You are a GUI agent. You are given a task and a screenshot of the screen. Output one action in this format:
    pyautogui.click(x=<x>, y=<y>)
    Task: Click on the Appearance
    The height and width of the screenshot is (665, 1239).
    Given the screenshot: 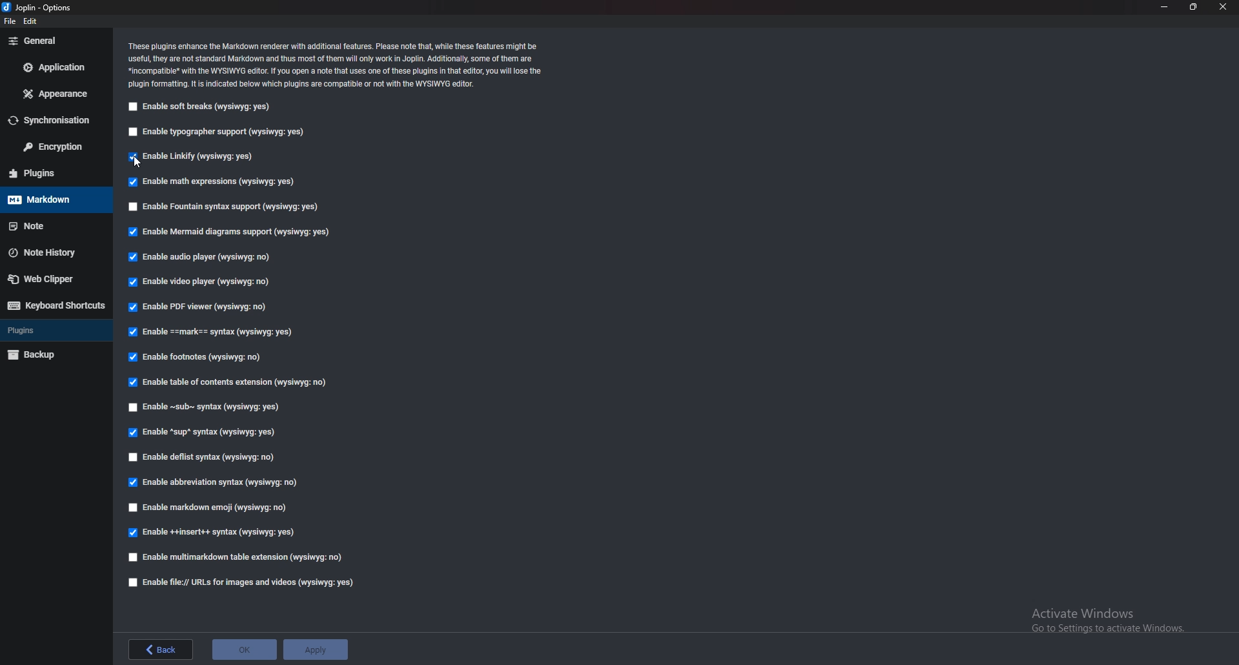 What is the action you would take?
    pyautogui.click(x=57, y=94)
    